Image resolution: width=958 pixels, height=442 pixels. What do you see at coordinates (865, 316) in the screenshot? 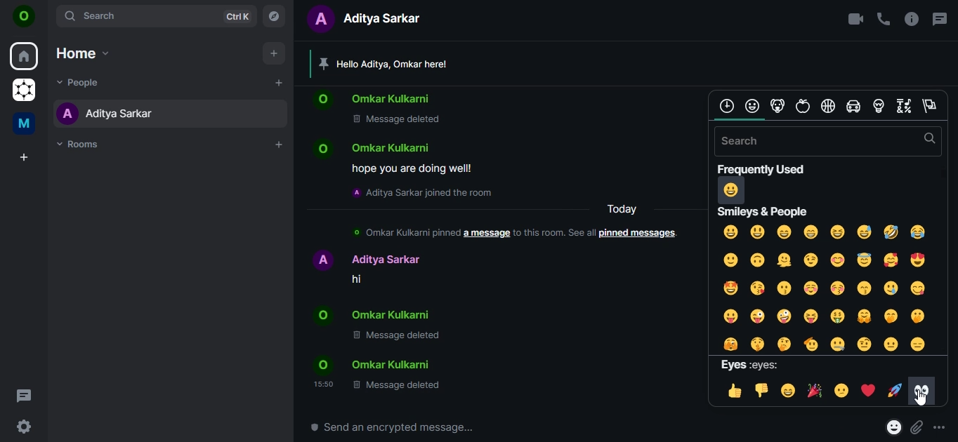
I see `face with open hands` at bounding box center [865, 316].